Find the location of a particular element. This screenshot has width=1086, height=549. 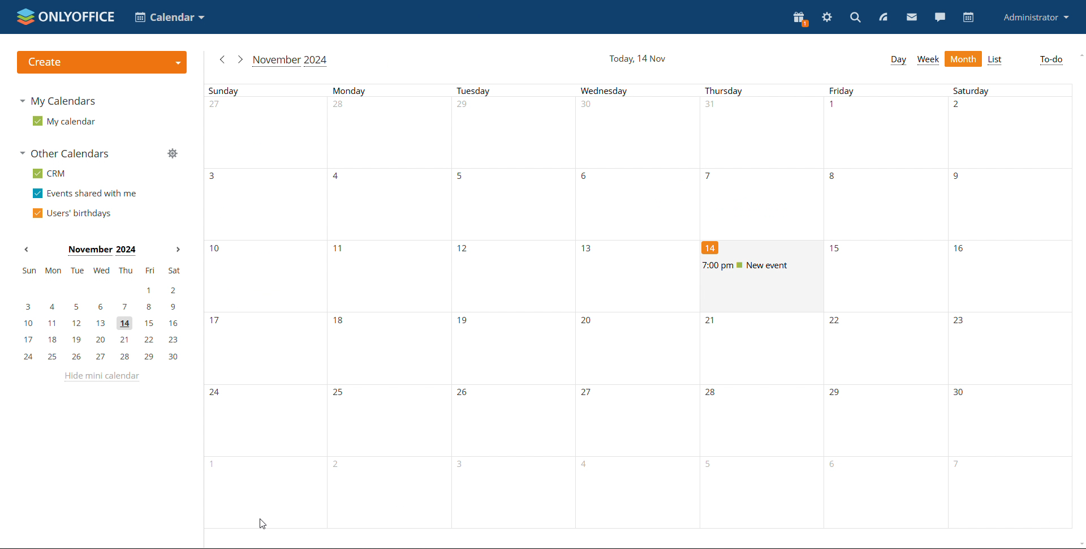

number is located at coordinates (716, 107).